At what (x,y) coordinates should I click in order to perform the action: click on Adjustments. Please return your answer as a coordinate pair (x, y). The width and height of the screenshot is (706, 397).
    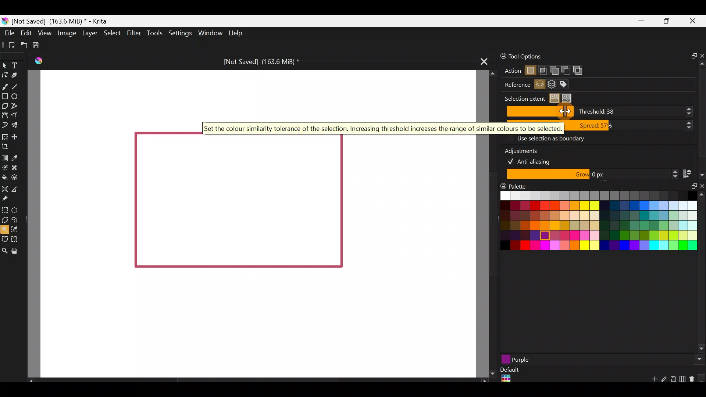
    Looking at the image, I should click on (526, 150).